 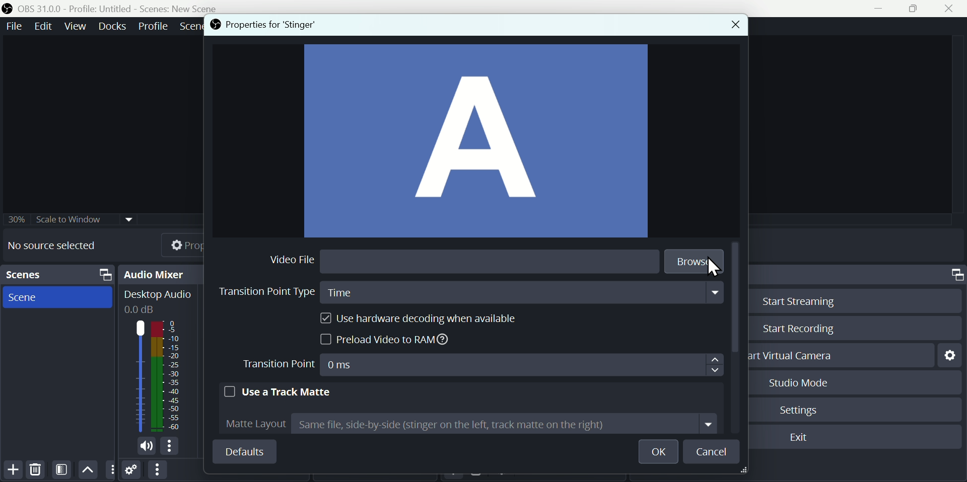 I want to click on Start streaming, so click(x=794, y=300).